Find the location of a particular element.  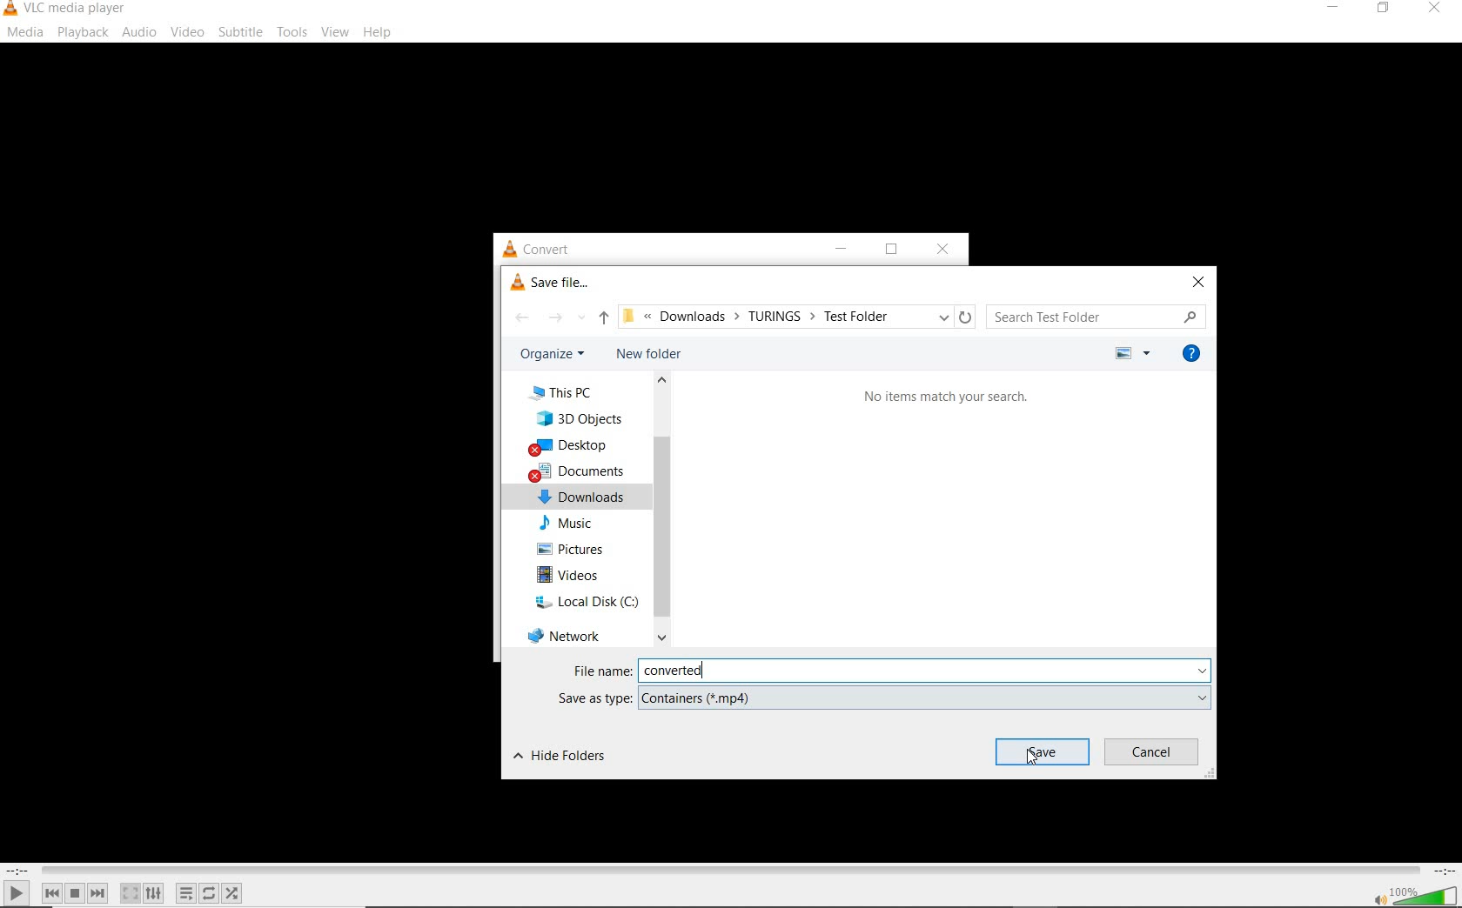

view is located at coordinates (336, 32).